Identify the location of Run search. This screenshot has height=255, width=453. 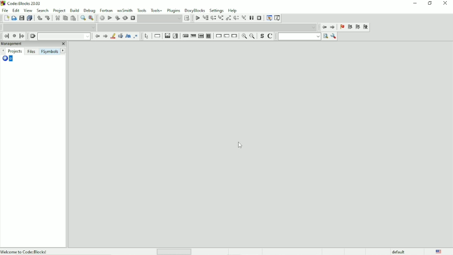
(303, 36).